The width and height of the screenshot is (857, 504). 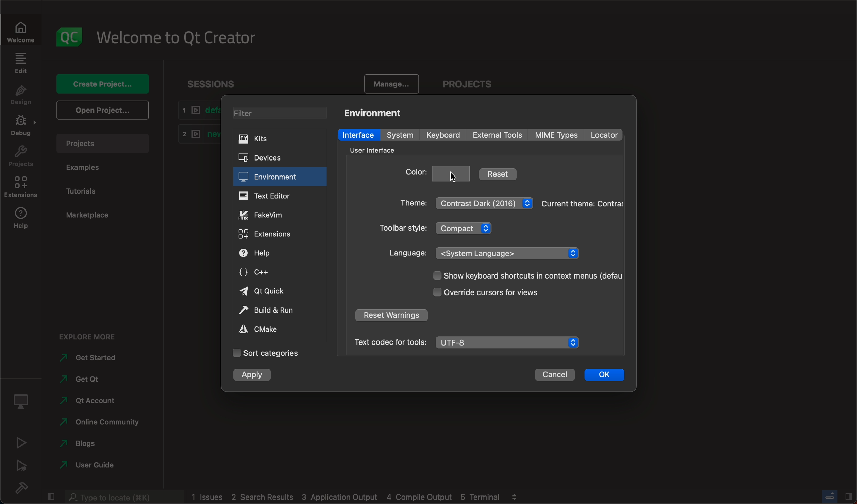 What do you see at coordinates (20, 96) in the screenshot?
I see `Design` at bounding box center [20, 96].